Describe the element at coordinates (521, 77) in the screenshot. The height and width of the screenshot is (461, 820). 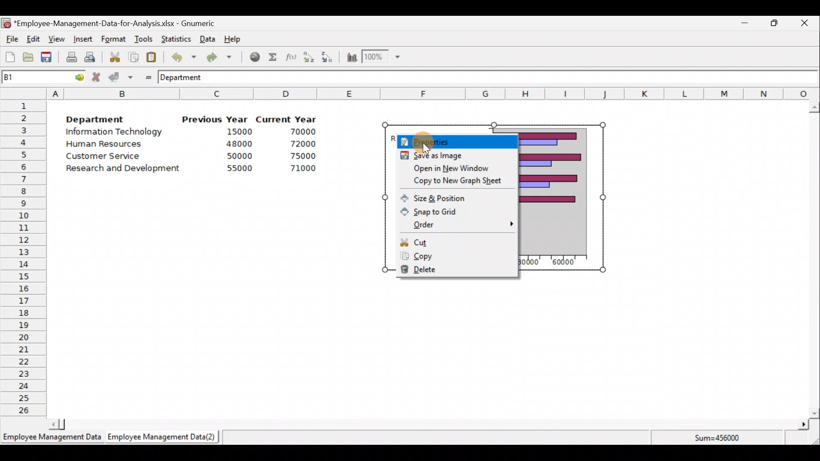
I see `Formula bar` at that location.